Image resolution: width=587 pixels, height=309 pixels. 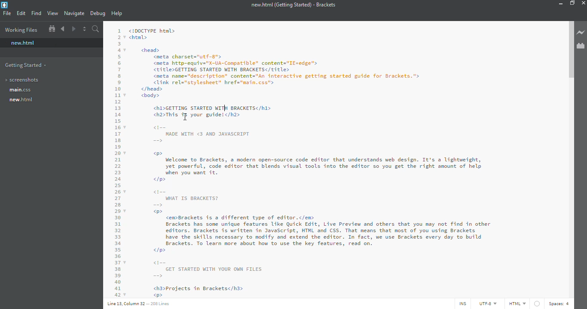 I want to click on next, so click(x=73, y=29).